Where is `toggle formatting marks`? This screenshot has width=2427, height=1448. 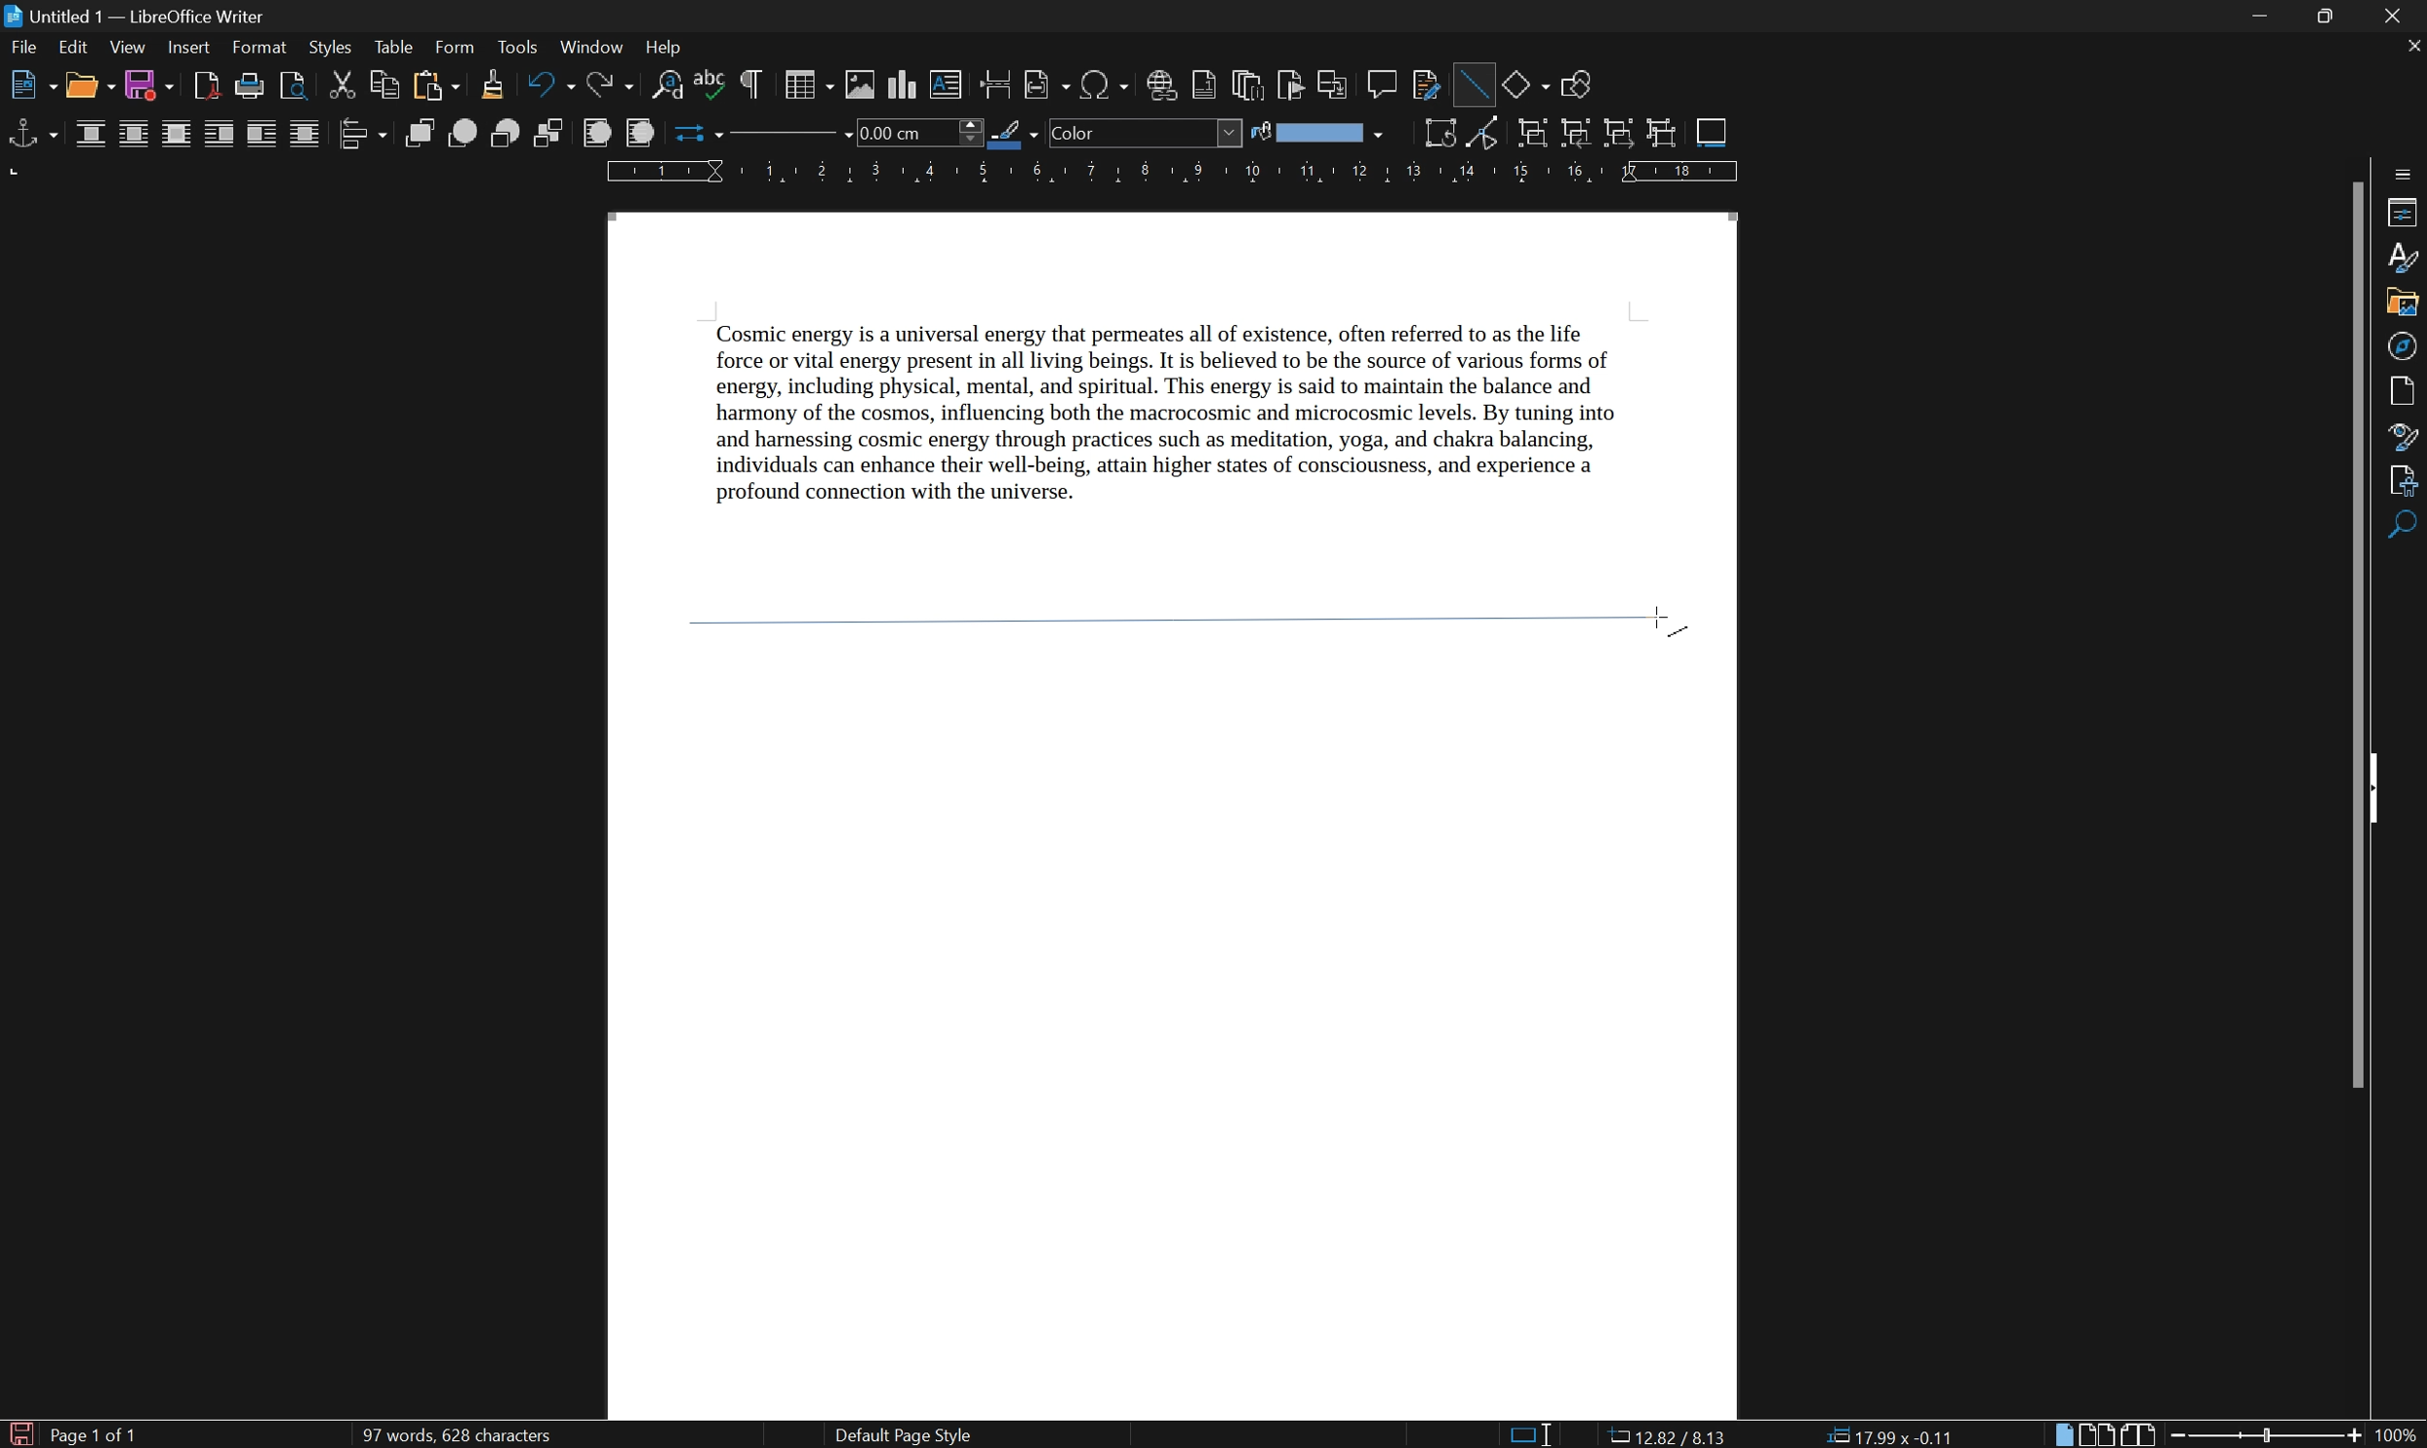 toggle formatting marks is located at coordinates (752, 84).